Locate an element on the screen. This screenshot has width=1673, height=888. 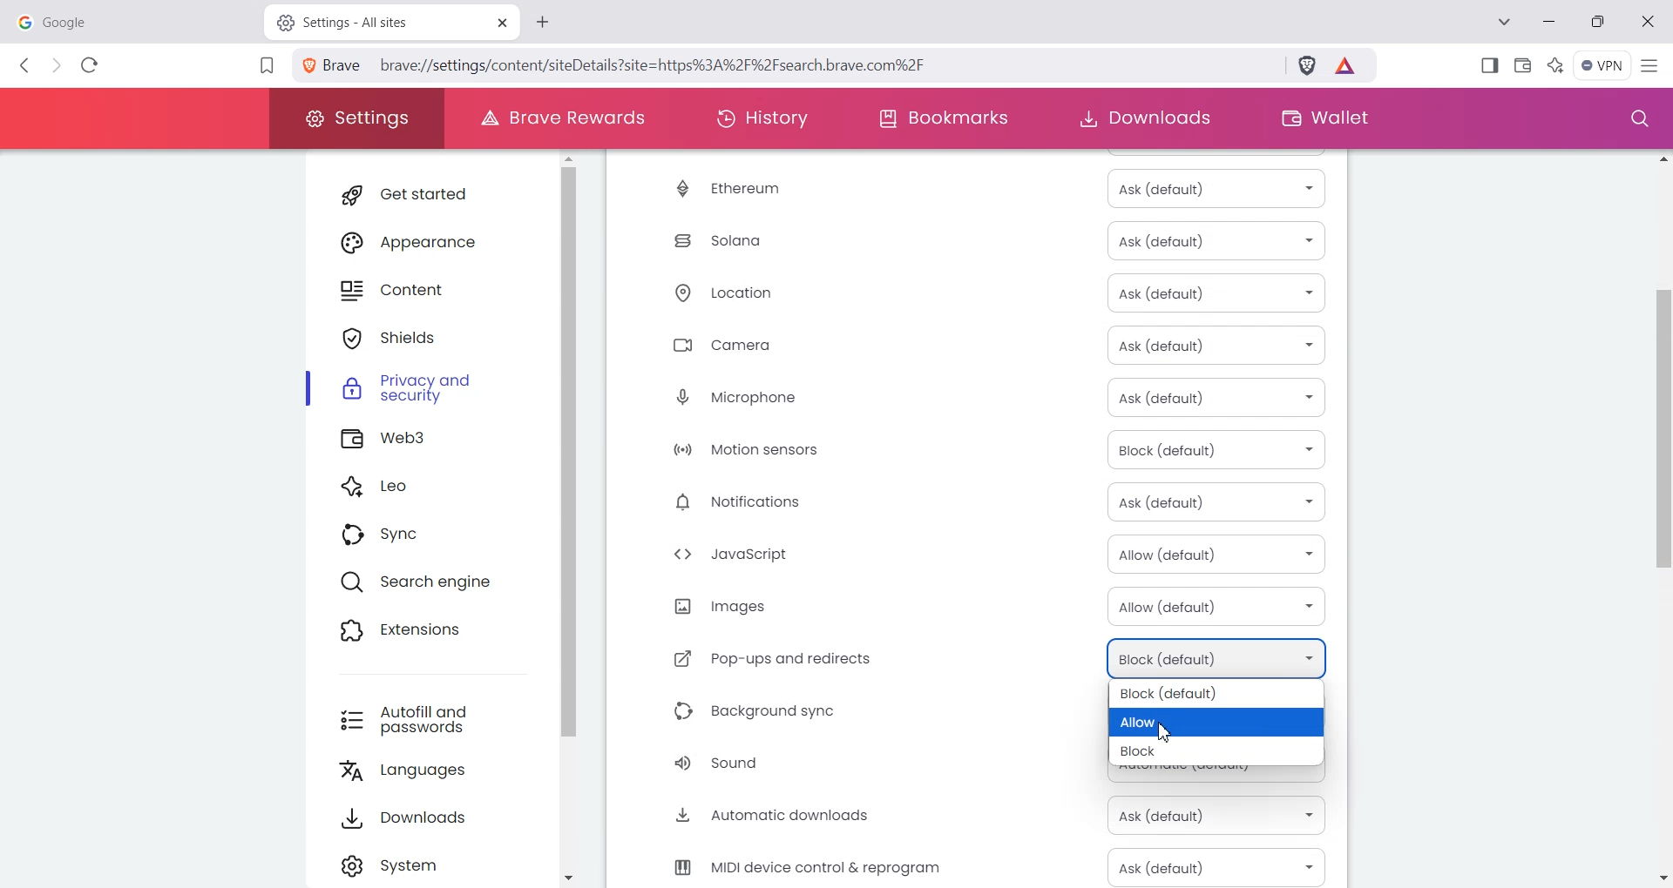
Brave Reward is located at coordinates (1347, 68).